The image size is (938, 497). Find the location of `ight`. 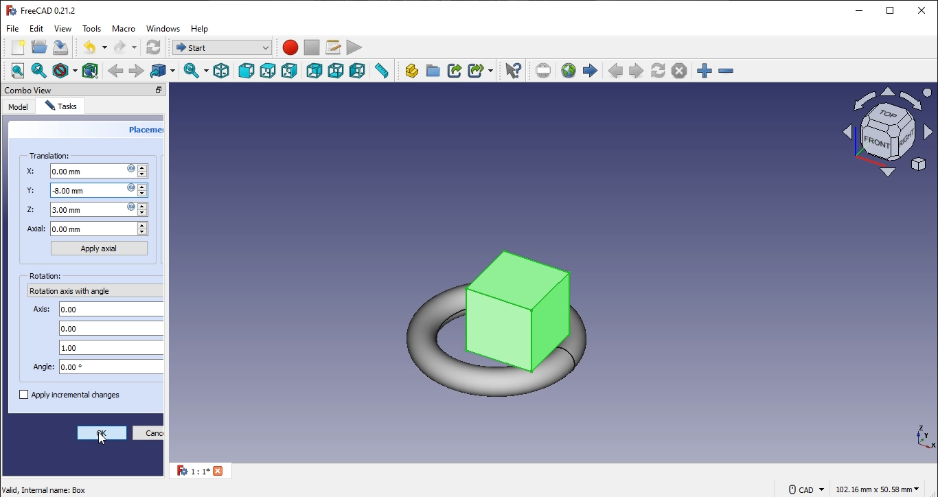

ight is located at coordinates (290, 72).